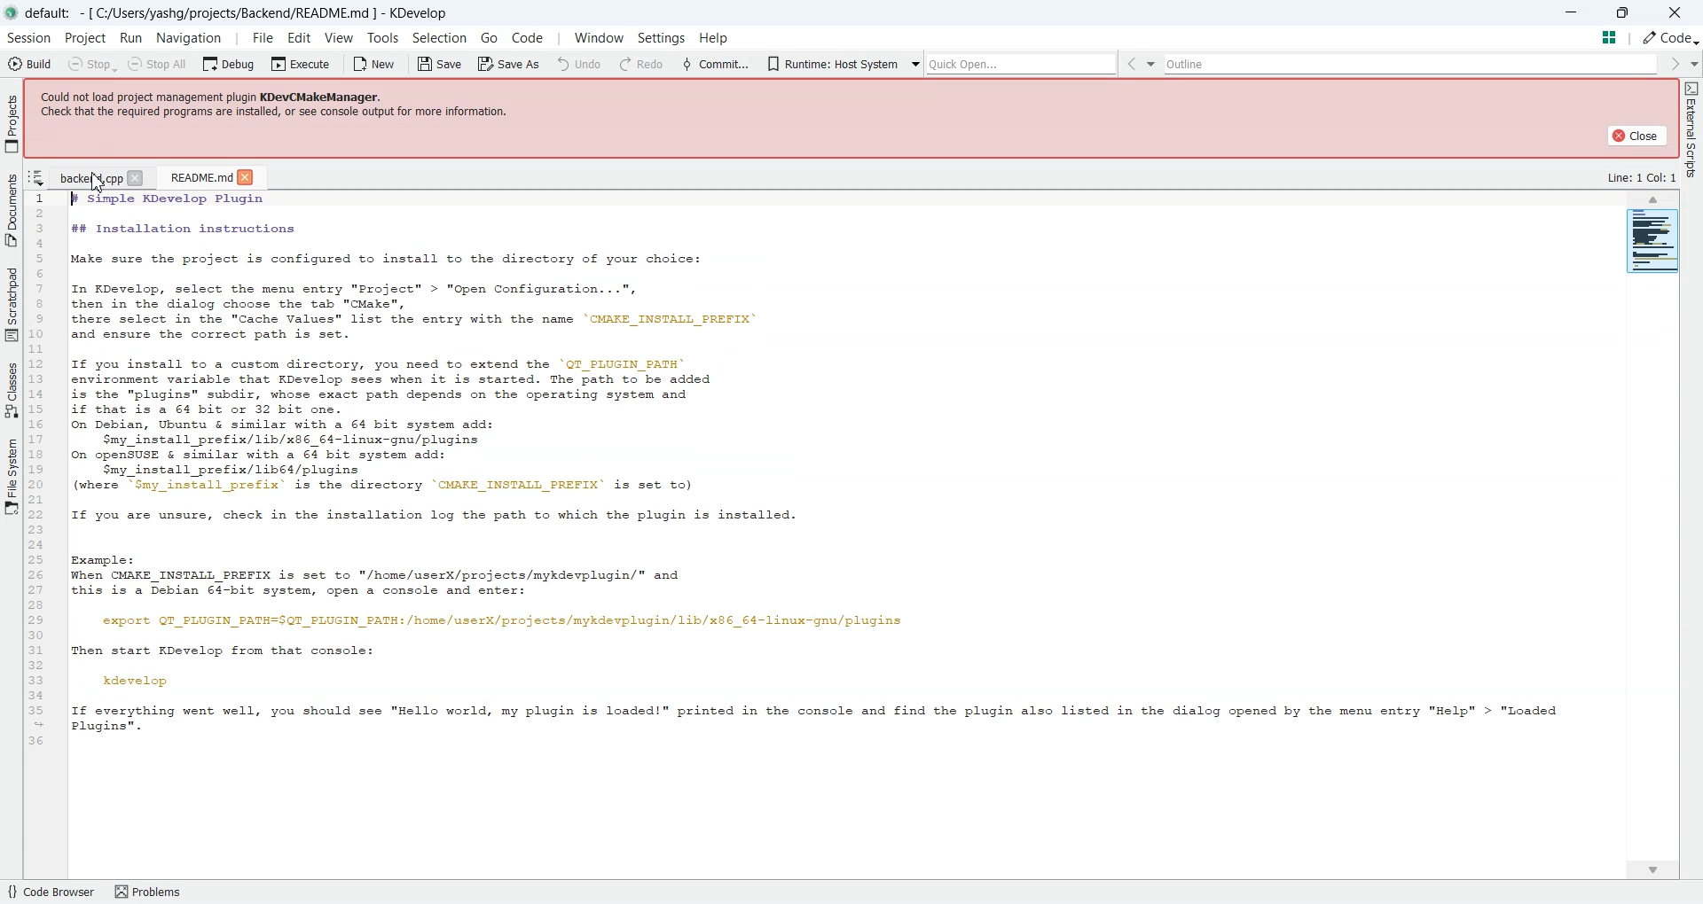  I want to click on Commit, so click(451, 63).